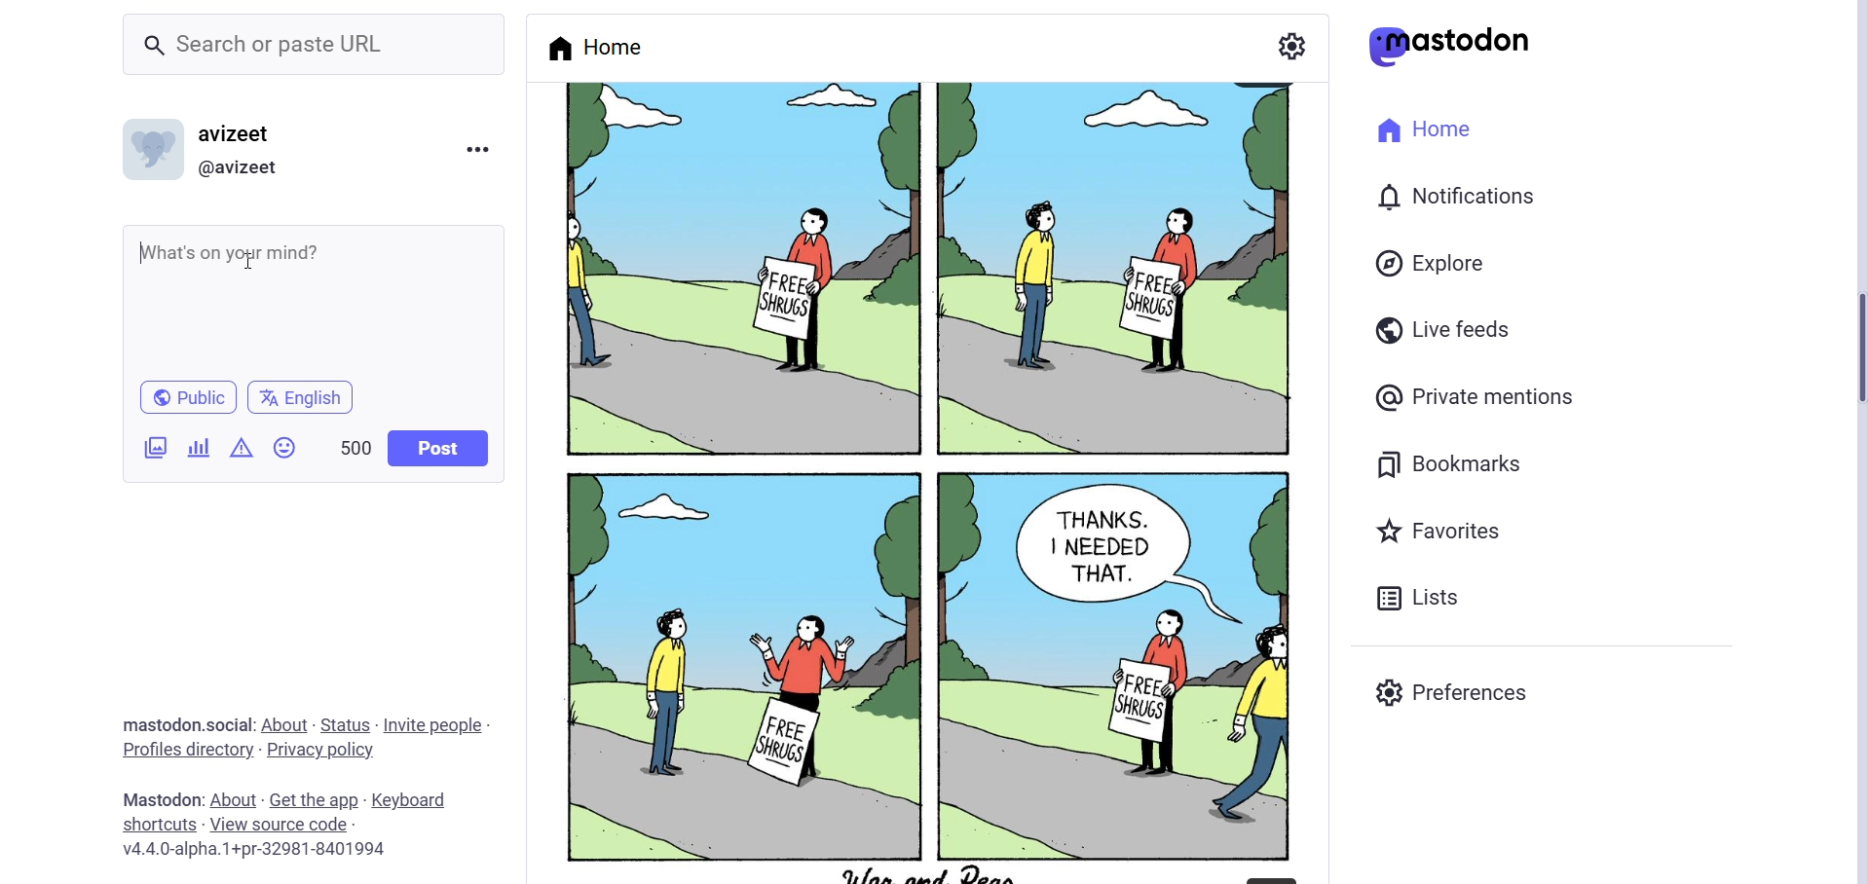  I want to click on Get the app, so click(313, 800).